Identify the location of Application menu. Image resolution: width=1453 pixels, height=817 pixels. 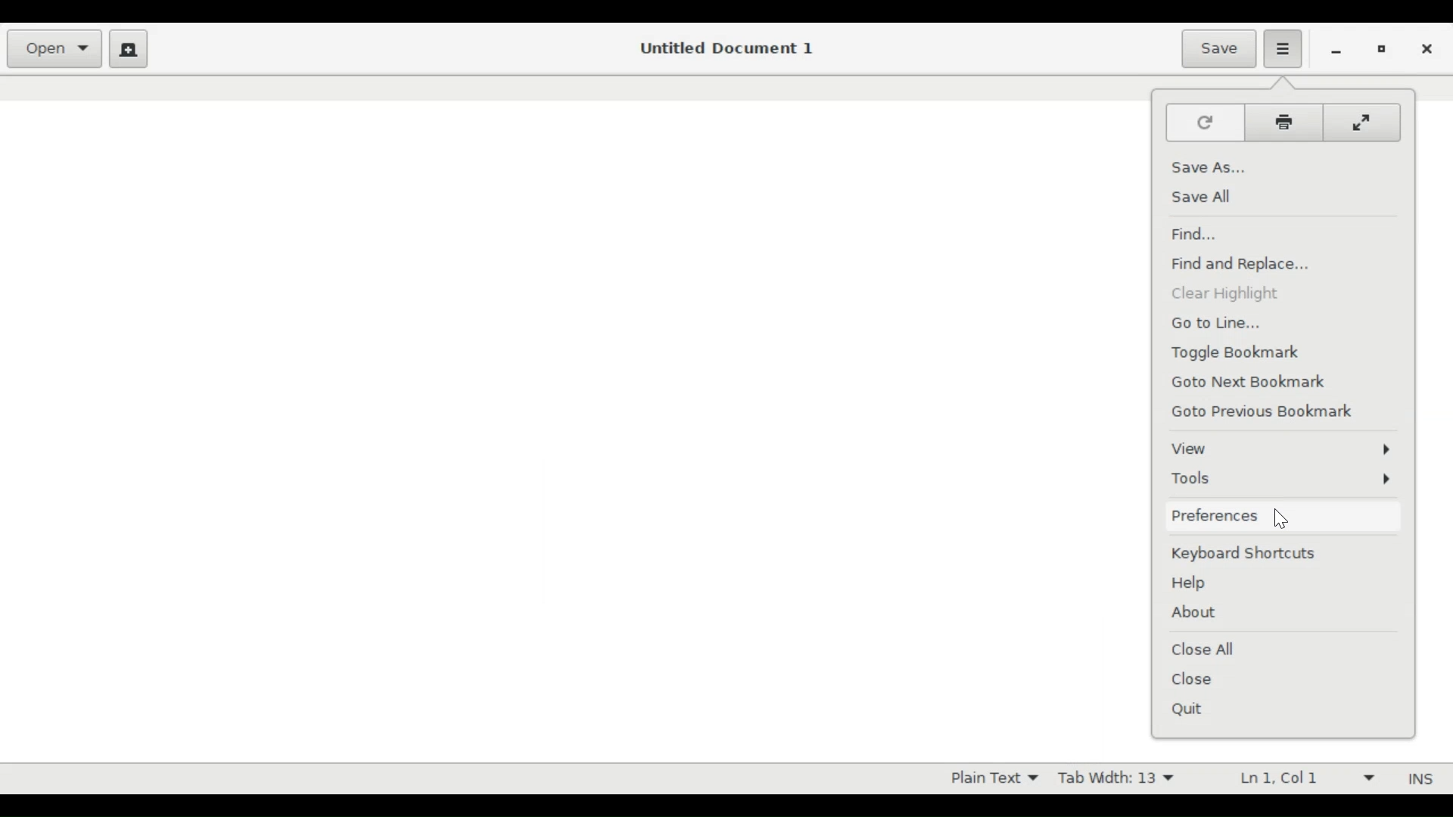
(1283, 50).